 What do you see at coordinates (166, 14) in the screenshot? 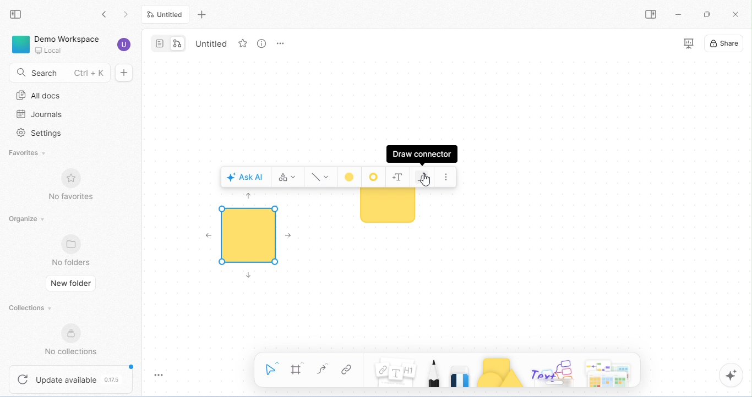
I see `Untitled` at bounding box center [166, 14].